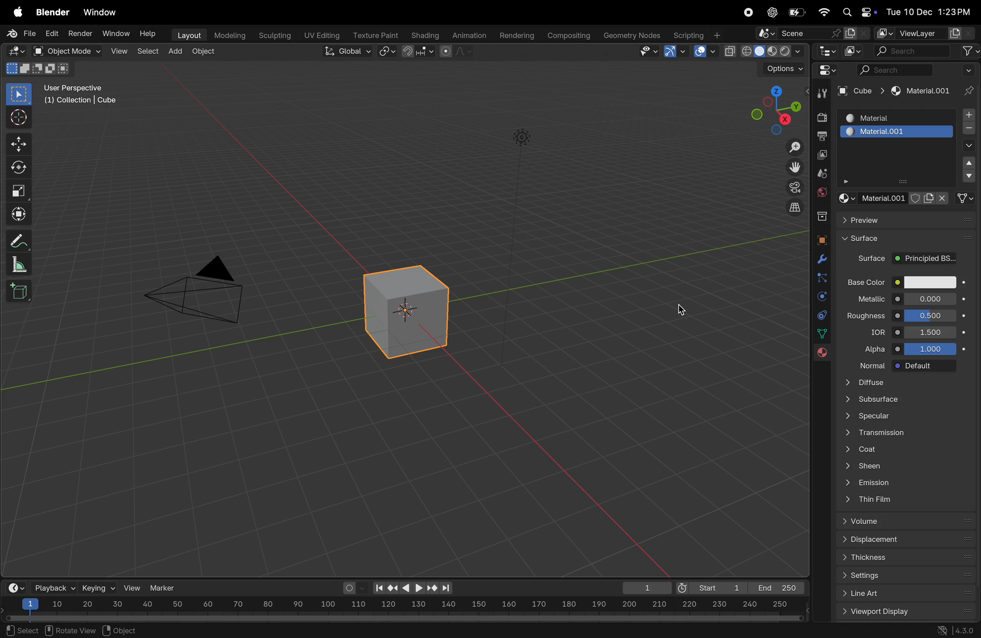 The image size is (981, 638). I want to click on settings, so click(909, 576).